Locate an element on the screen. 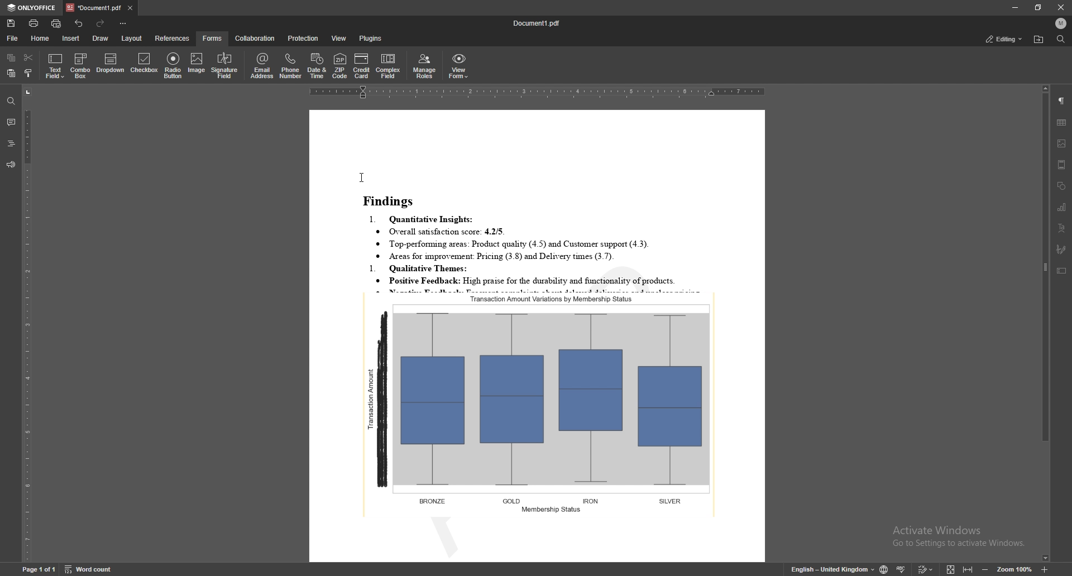 This screenshot has height=576, width=1072. close tab is located at coordinates (130, 9).